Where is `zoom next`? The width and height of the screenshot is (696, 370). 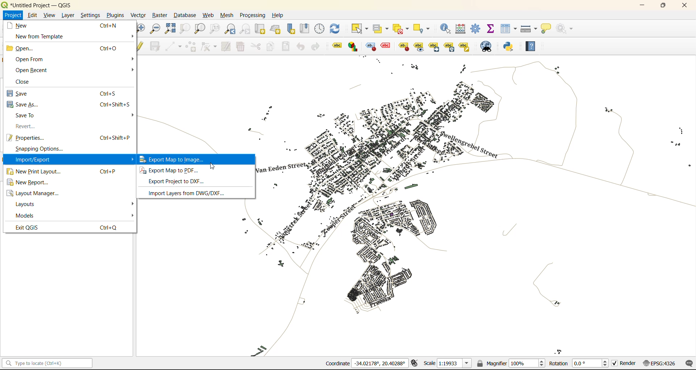 zoom next is located at coordinates (245, 29).